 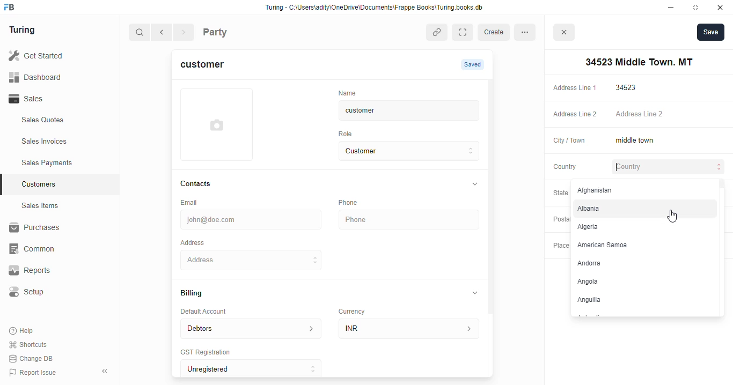 What do you see at coordinates (574, 87) in the screenshot?
I see `Address Line 1` at bounding box center [574, 87].